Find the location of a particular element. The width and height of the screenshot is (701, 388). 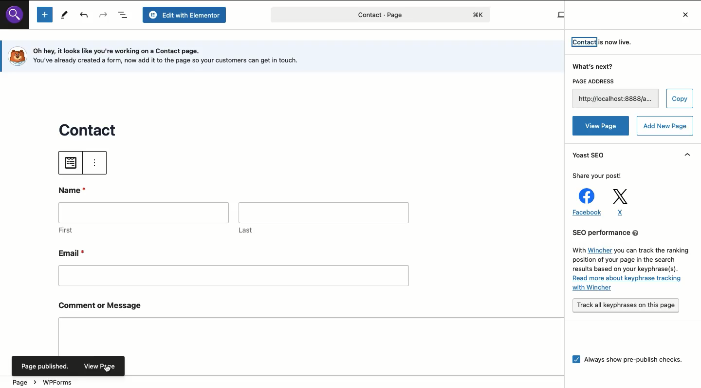

SEO performance @

With Wincher you can track the ranking
position of your page in the search
results based on your keyphrase(s).
Read more about keyphrase tracking
with Wincher is located at coordinates (628, 261).